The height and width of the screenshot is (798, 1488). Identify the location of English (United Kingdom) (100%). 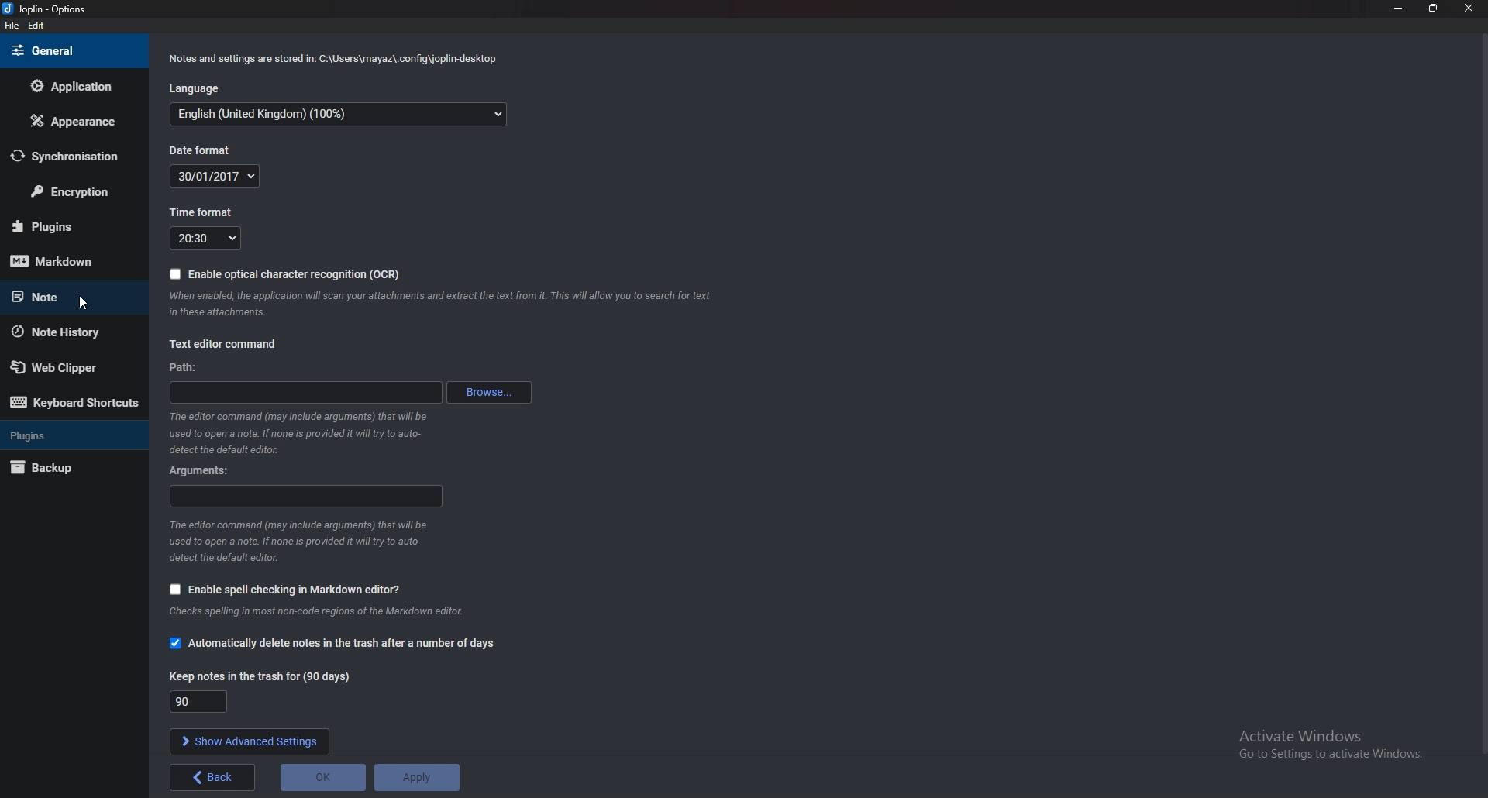
(338, 115).